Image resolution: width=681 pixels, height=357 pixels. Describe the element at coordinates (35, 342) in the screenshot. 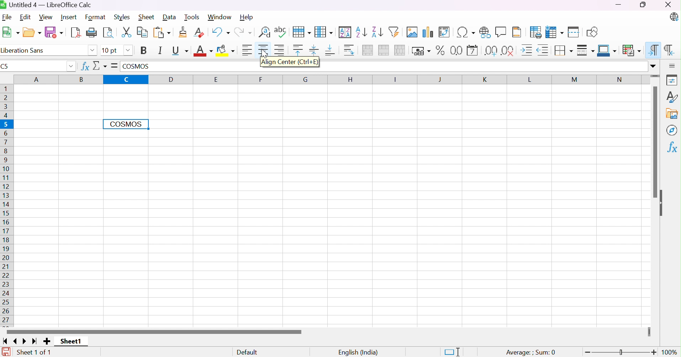

I see `Scroll To last sheet` at that location.